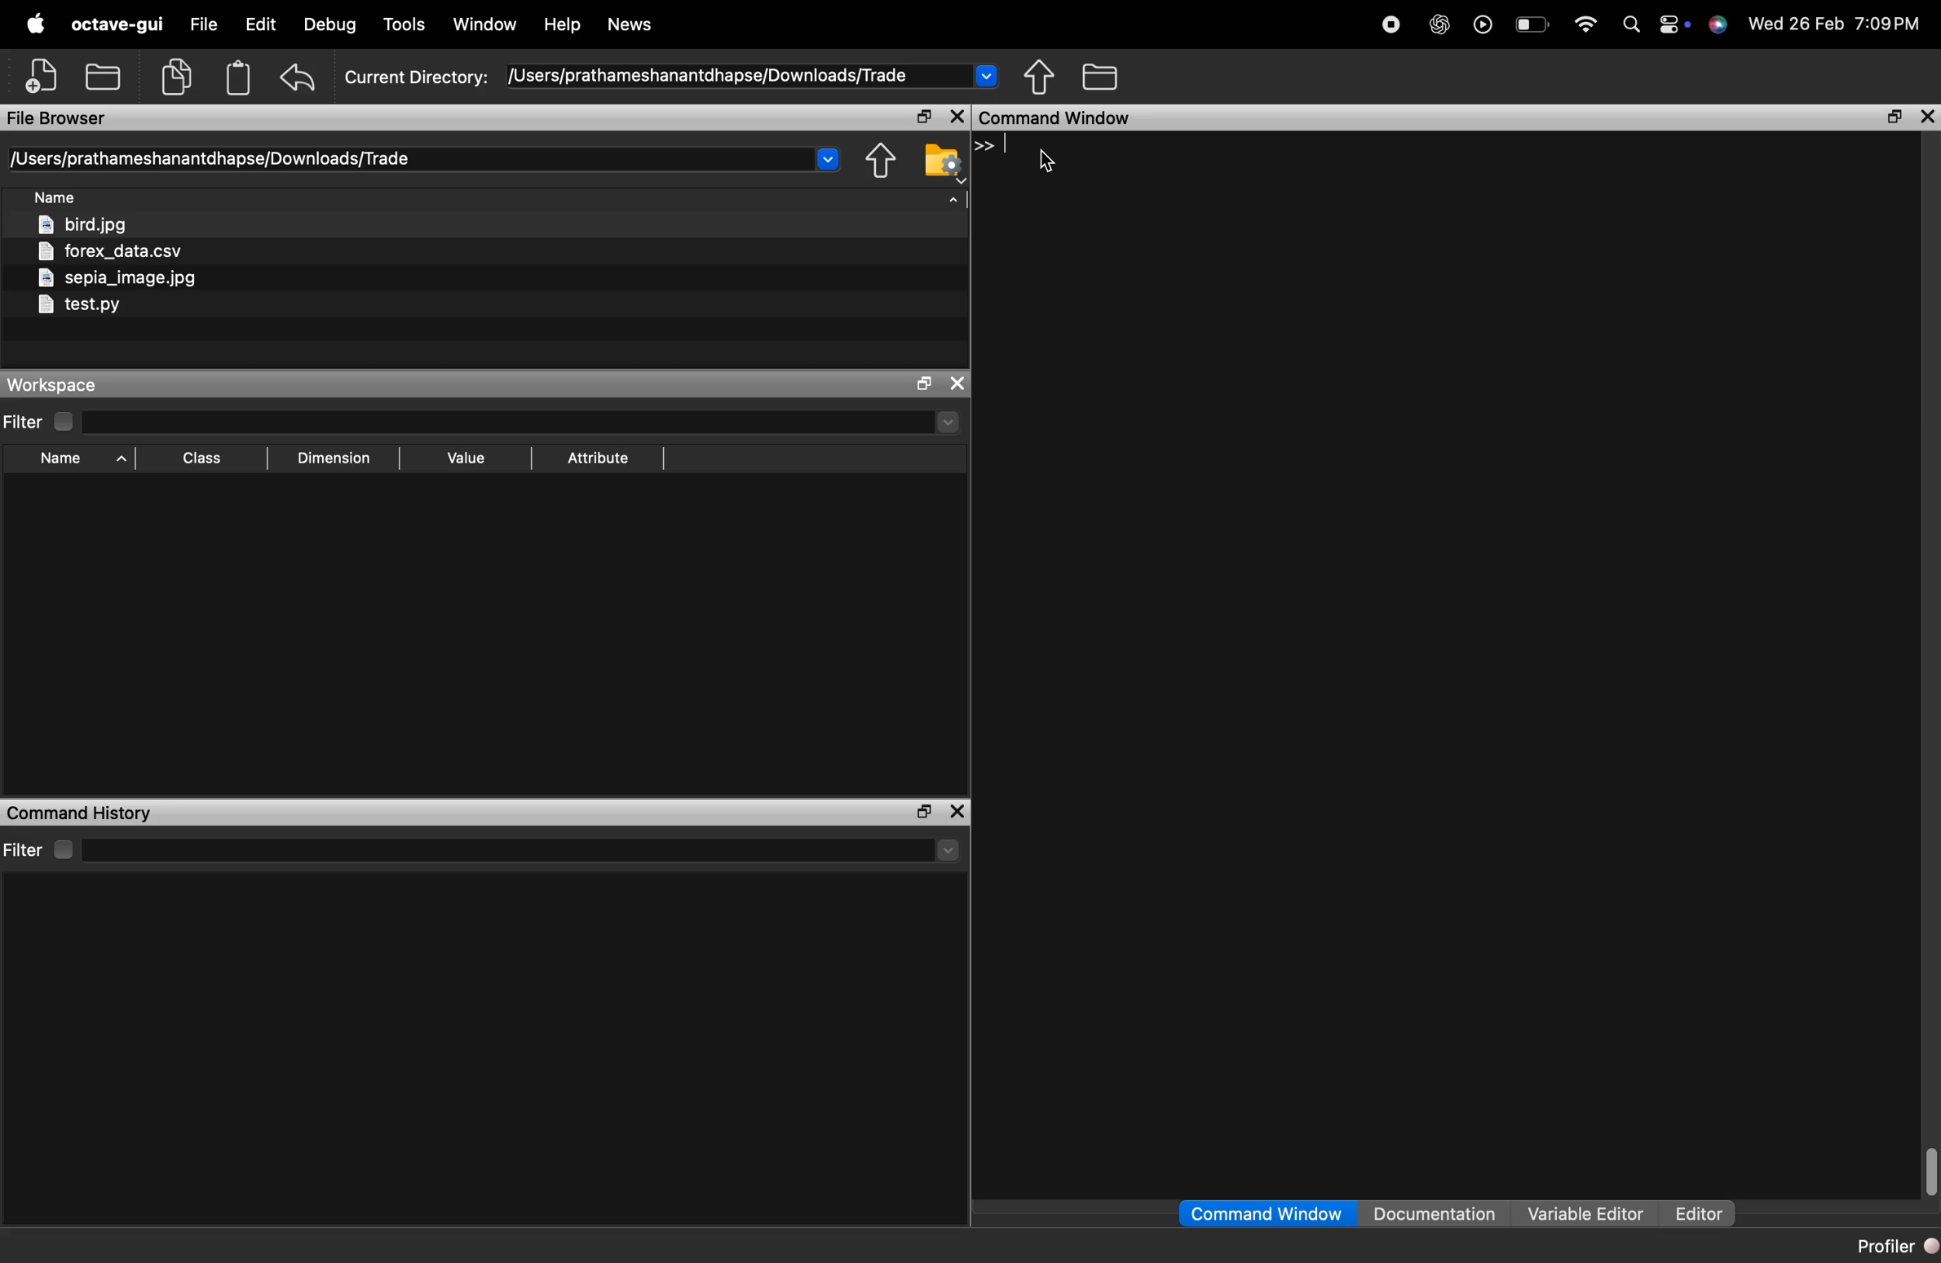  Describe the element at coordinates (1534, 26) in the screenshot. I see `battery` at that location.